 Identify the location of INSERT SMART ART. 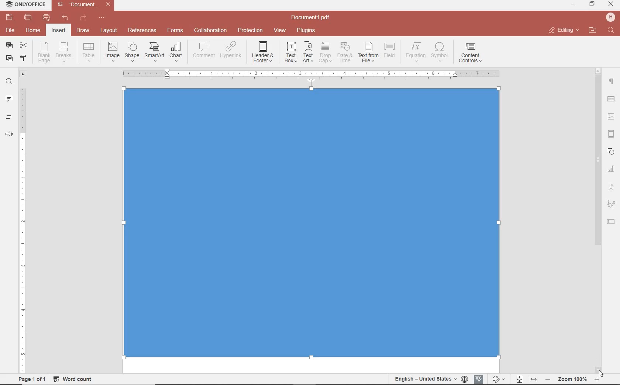
(155, 52).